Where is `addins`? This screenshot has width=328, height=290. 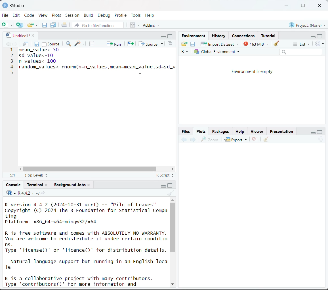 addins is located at coordinates (152, 25).